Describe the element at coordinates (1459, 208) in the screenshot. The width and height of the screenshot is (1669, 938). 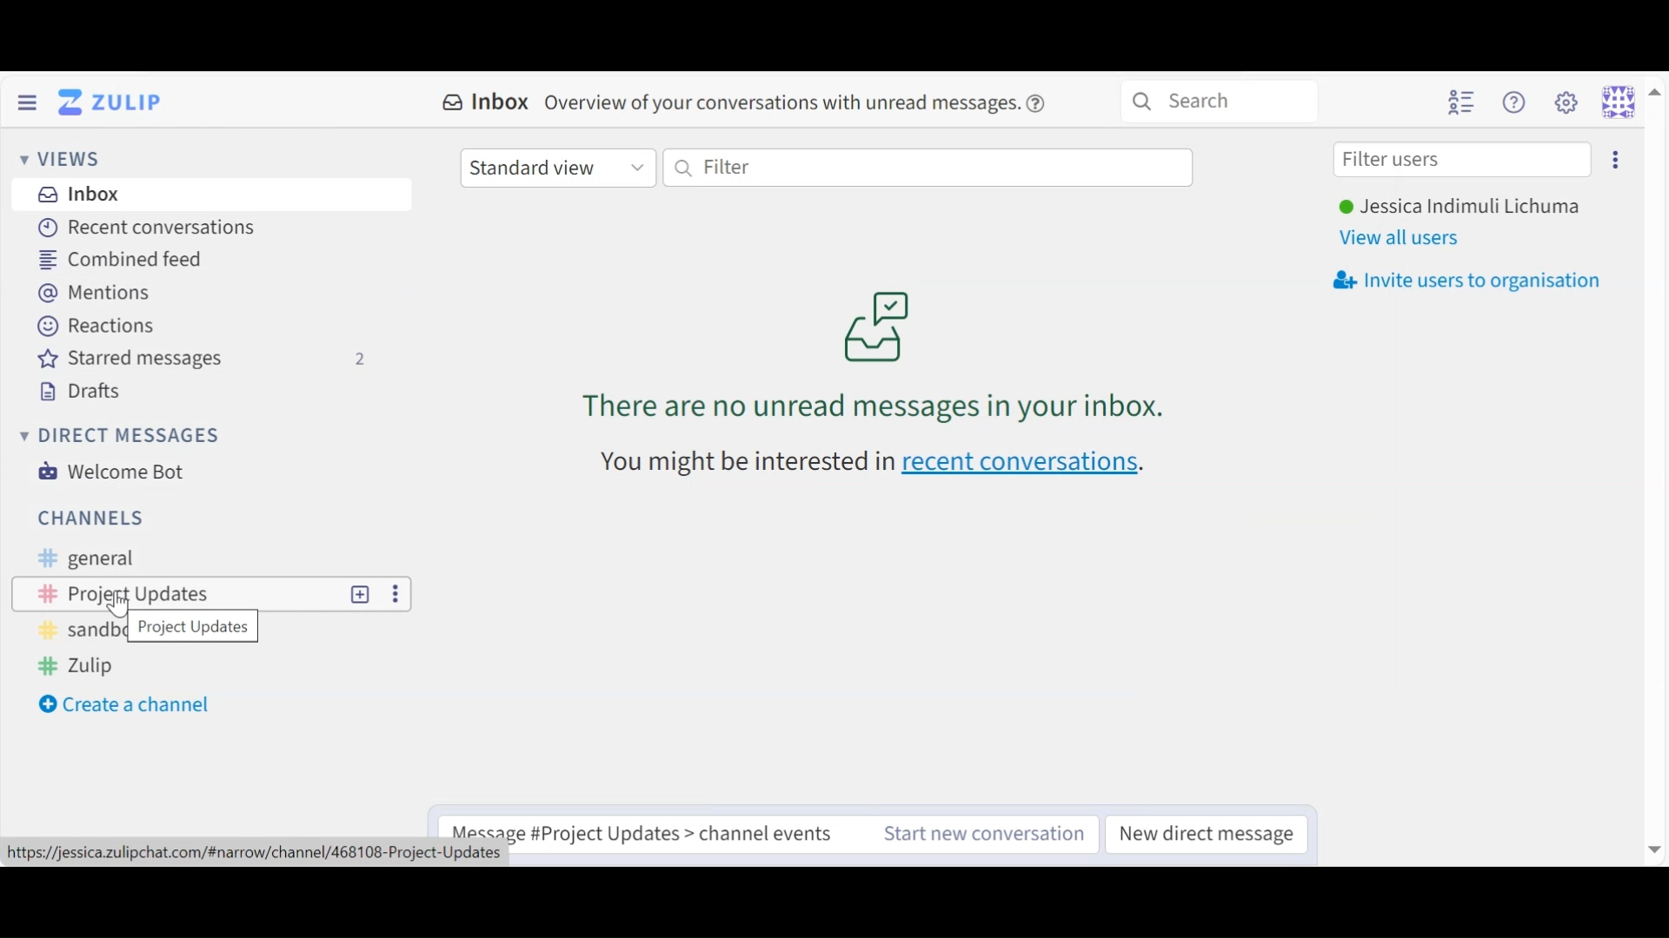
I see `Username` at that location.